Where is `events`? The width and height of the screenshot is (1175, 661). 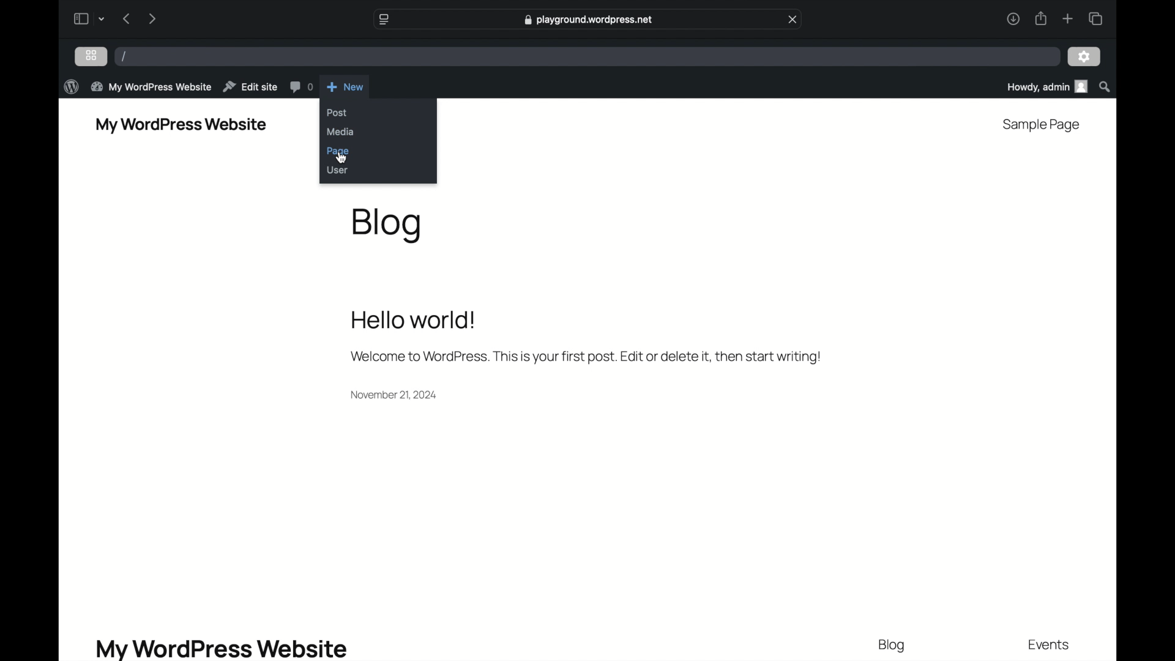
events is located at coordinates (1050, 646).